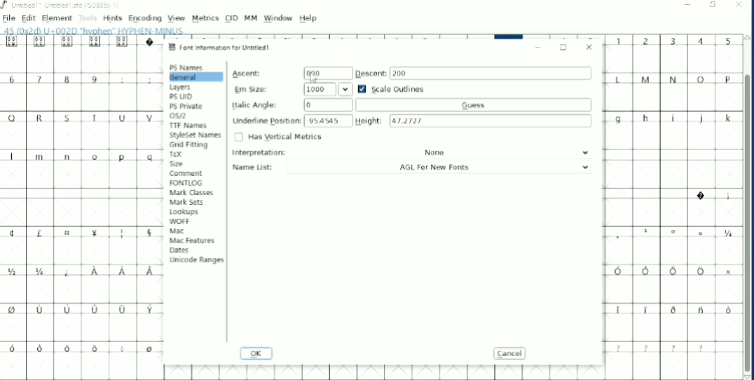 The image size is (754, 380). Describe the element at coordinates (179, 163) in the screenshot. I see `Size` at that location.